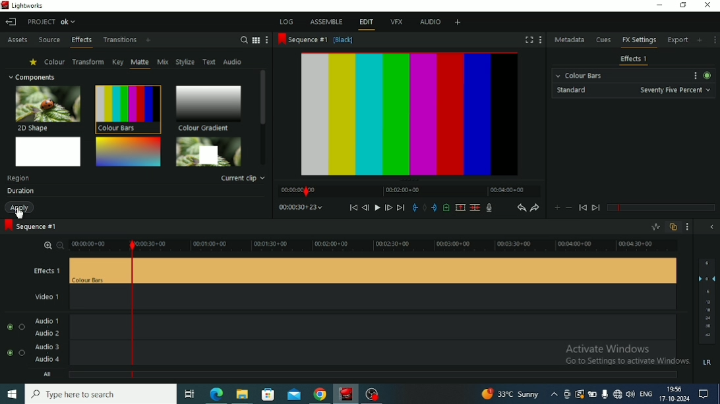  I want to click on Remove keyframe (s) from the current position, so click(568, 209).